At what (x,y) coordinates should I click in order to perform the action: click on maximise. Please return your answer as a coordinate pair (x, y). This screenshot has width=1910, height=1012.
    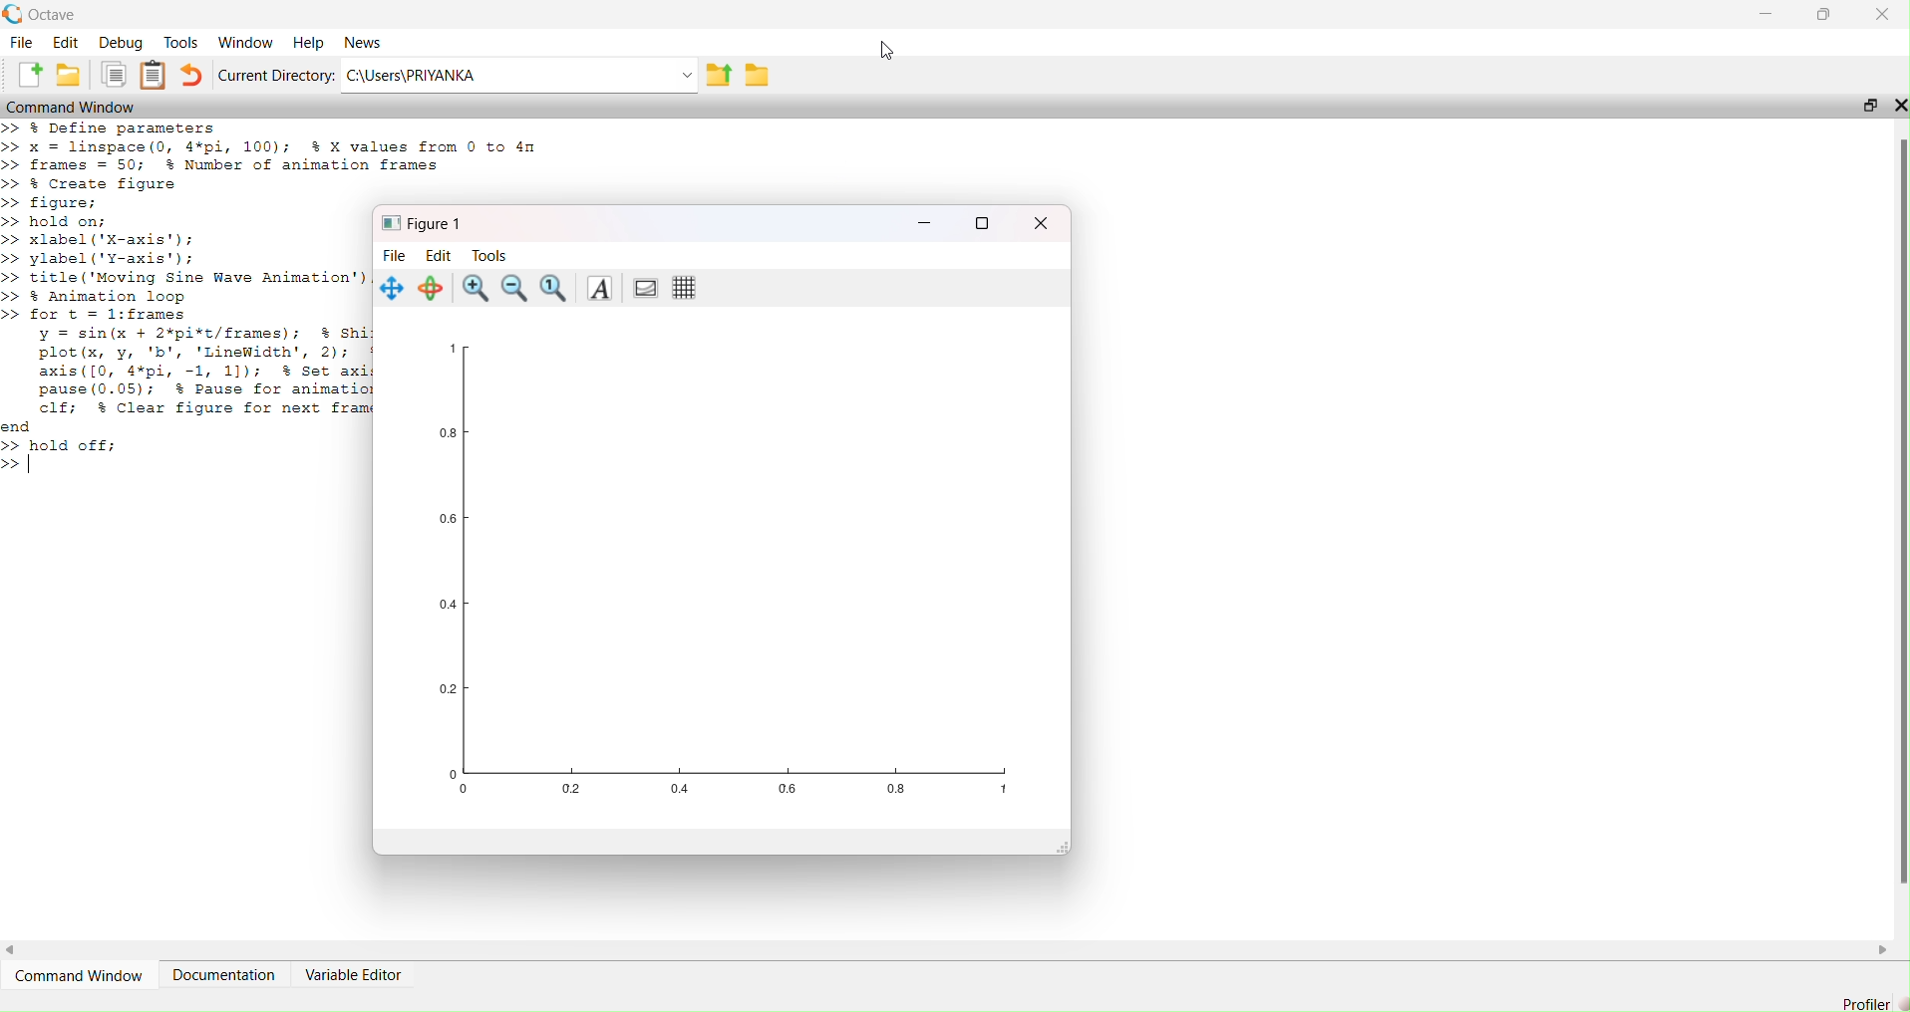
    Looking at the image, I should click on (1831, 16).